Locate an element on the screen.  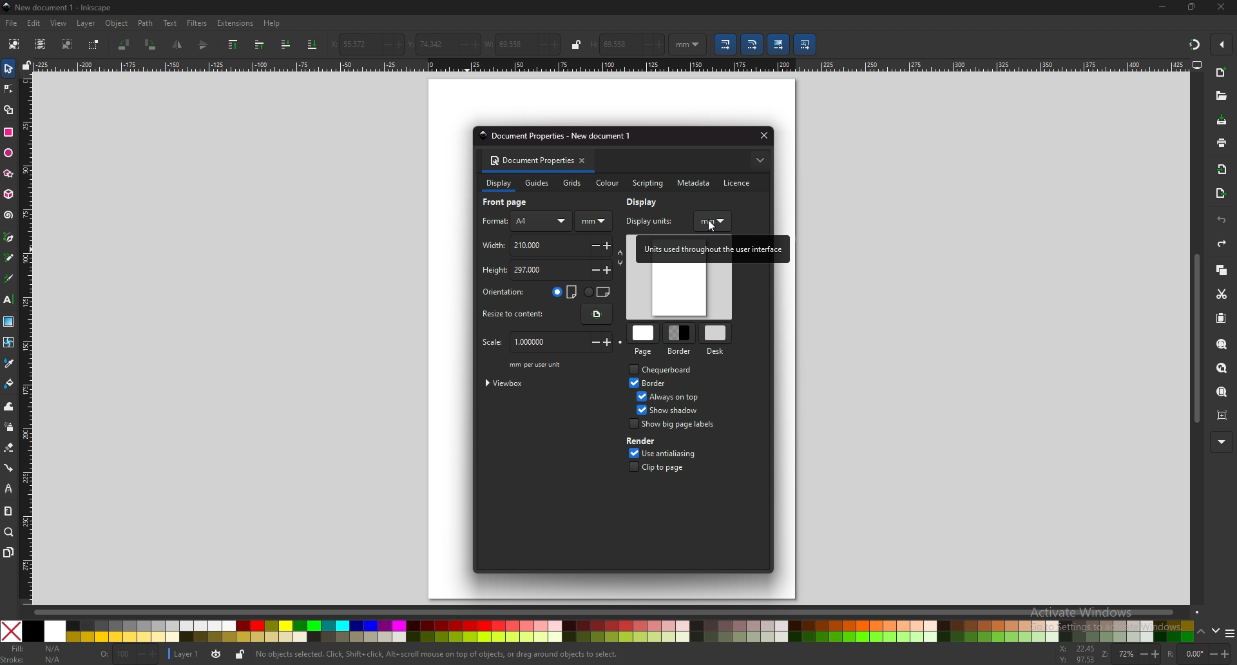
- is located at coordinates (593, 245).